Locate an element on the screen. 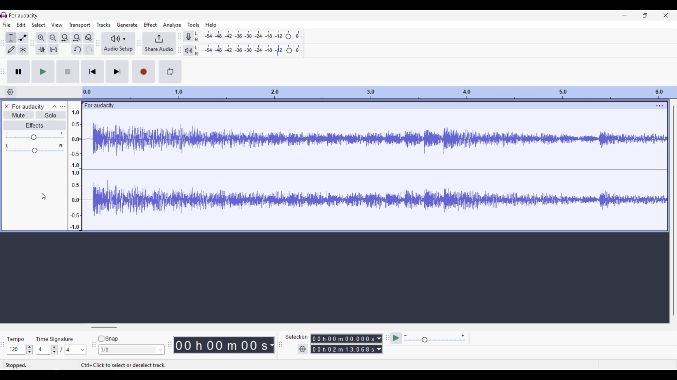  Tempo is located at coordinates (16, 339).